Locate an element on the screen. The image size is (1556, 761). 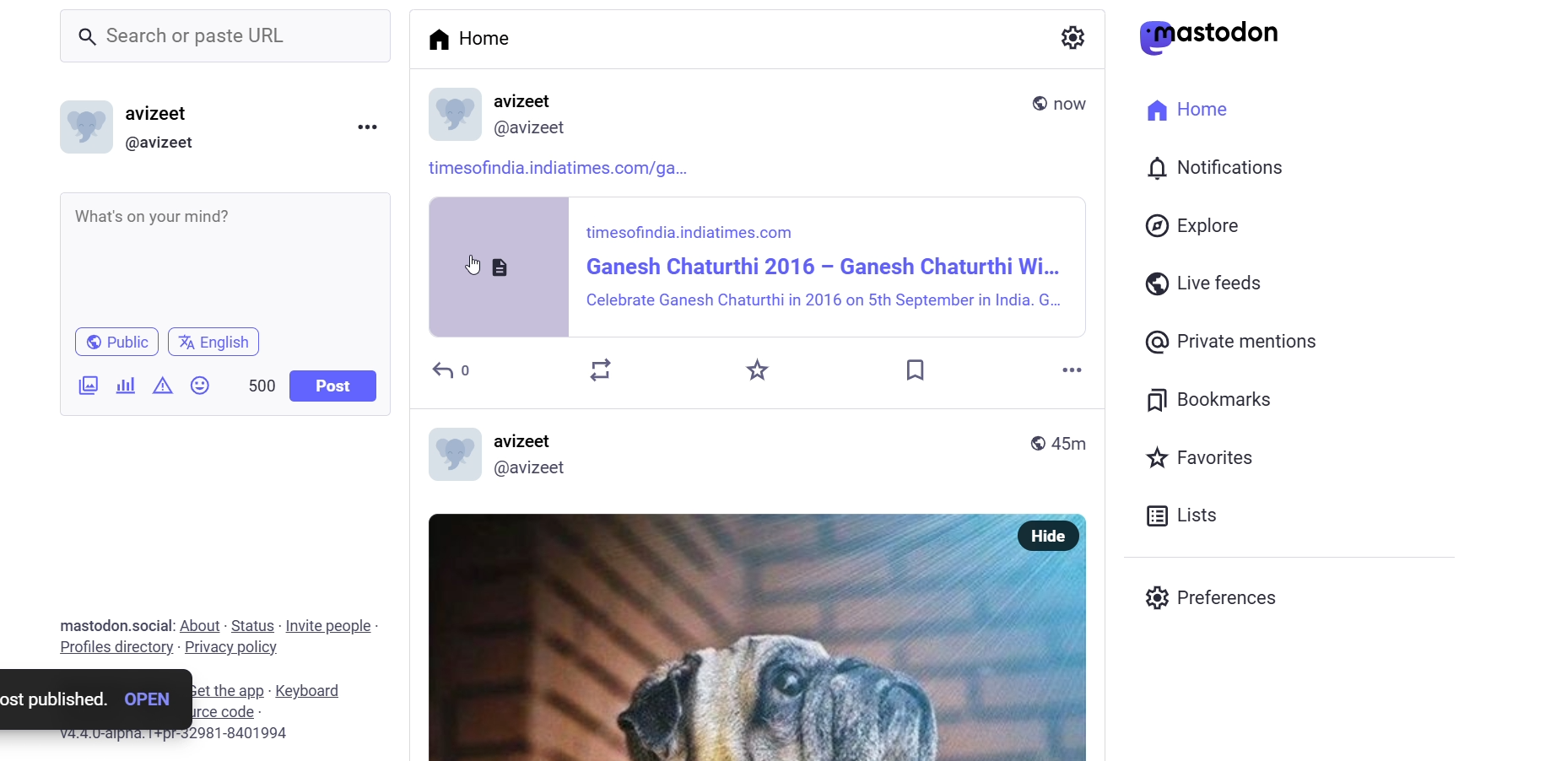
last modified is located at coordinates (1079, 105).